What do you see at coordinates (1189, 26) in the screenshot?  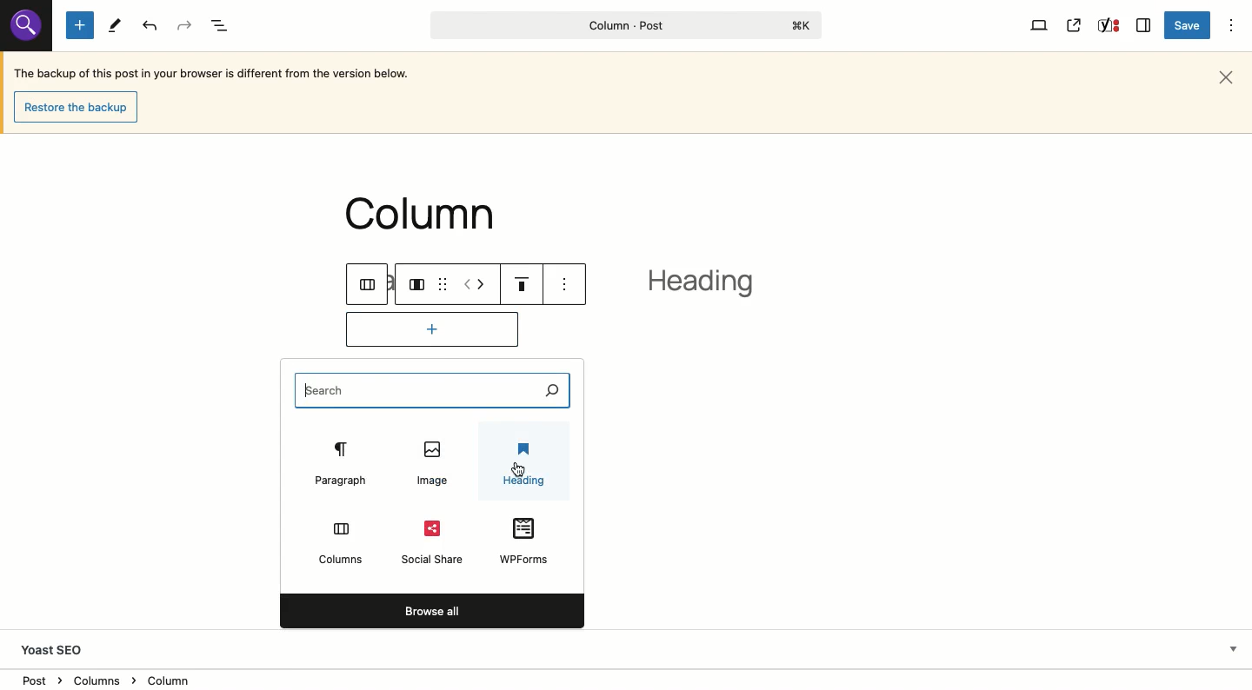 I see `Save` at bounding box center [1189, 26].